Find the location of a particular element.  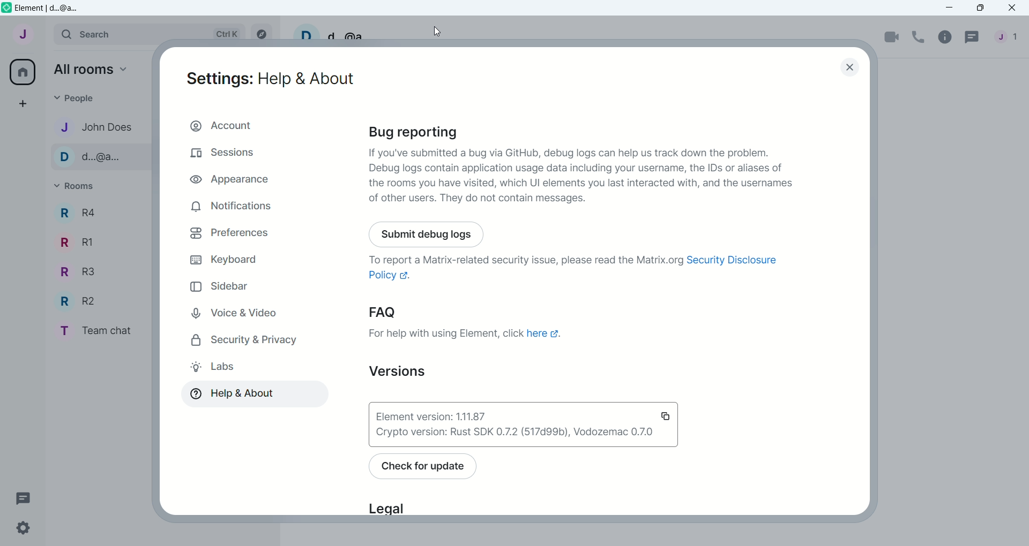

Rooms is located at coordinates (78, 186).